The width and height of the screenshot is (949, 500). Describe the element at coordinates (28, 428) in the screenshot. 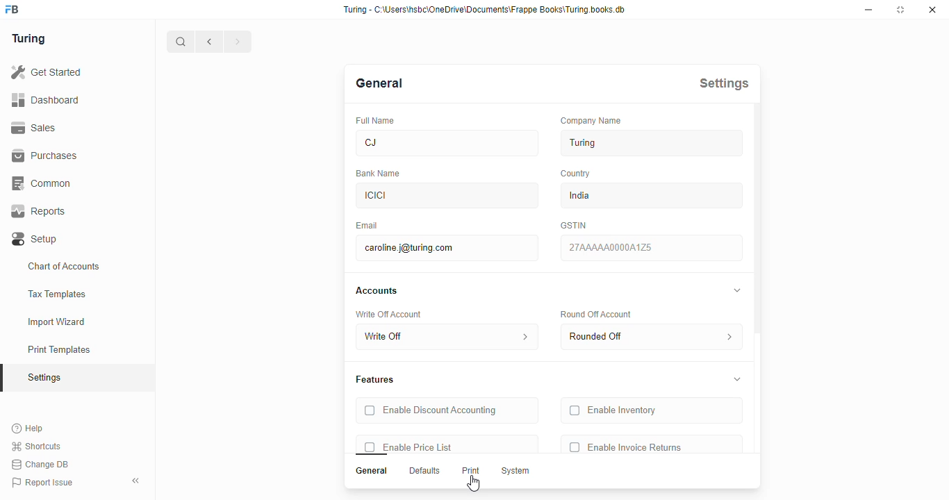

I see `help` at that location.